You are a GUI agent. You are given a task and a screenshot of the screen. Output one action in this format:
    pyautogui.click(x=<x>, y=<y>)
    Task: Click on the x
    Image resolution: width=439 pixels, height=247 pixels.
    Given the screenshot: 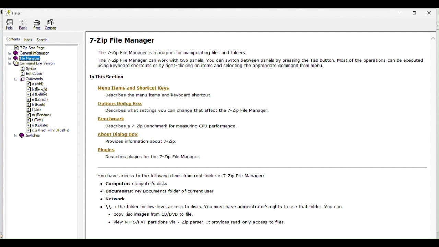 What is the action you would take?
    pyautogui.click(x=50, y=131)
    